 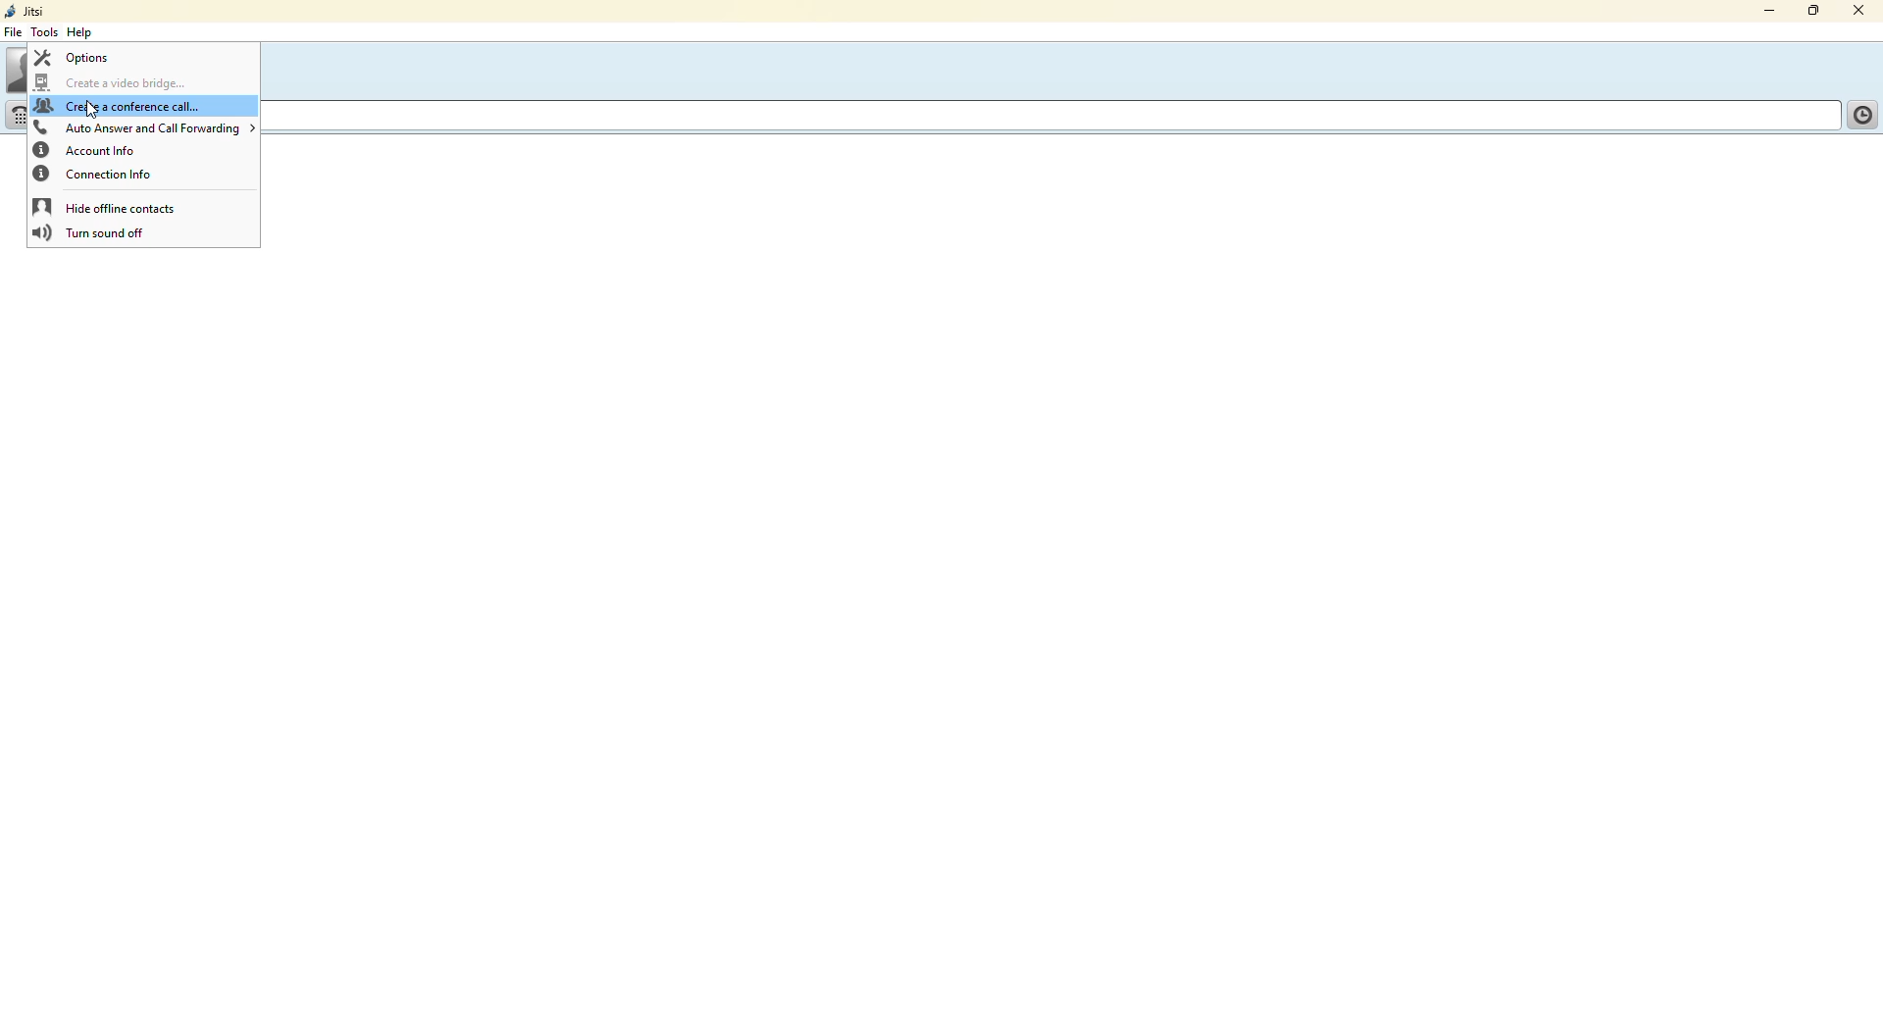 What do you see at coordinates (1812, 13) in the screenshot?
I see `maximize` at bounding box center [1812, 13].